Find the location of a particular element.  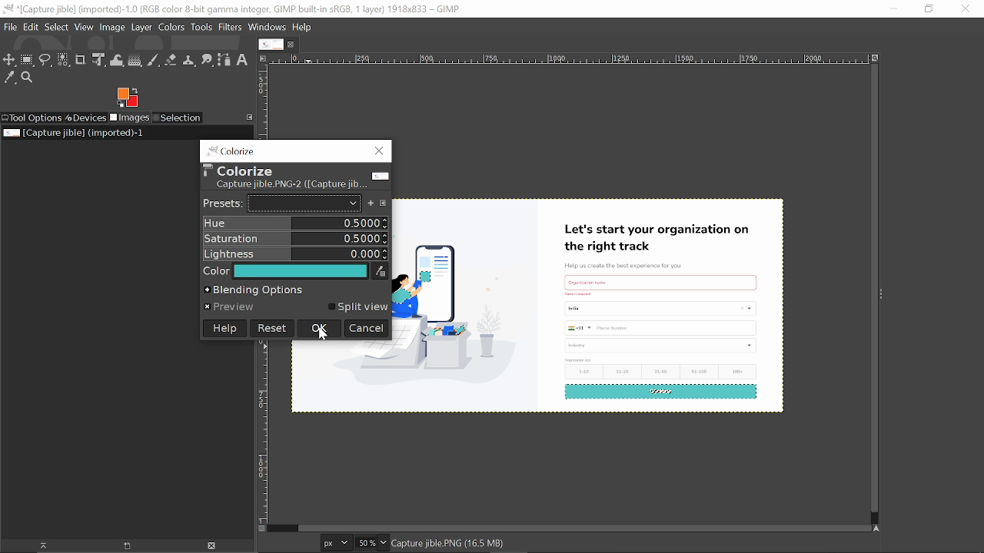

 is located at coordinates (302, 28).